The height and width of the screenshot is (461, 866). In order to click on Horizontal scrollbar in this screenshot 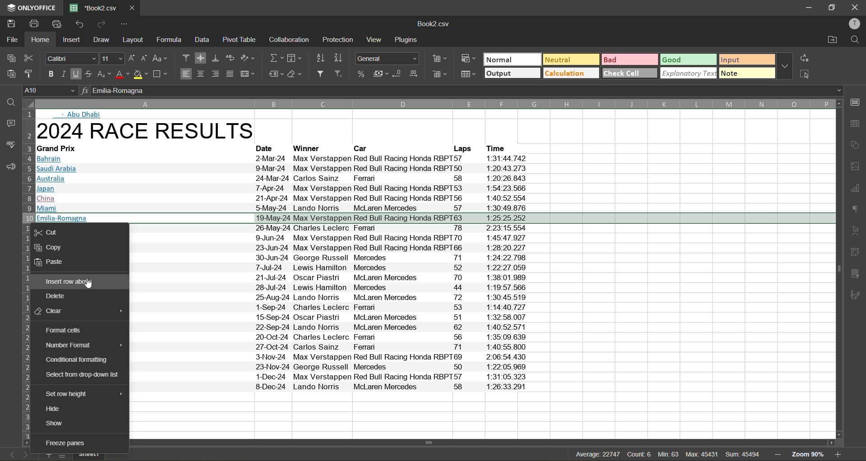, I will do `click(431, 443)`.